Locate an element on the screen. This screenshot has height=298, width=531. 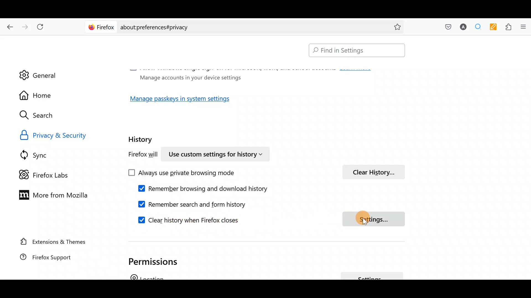
Go forward one page is located at coordinates (24, 25).